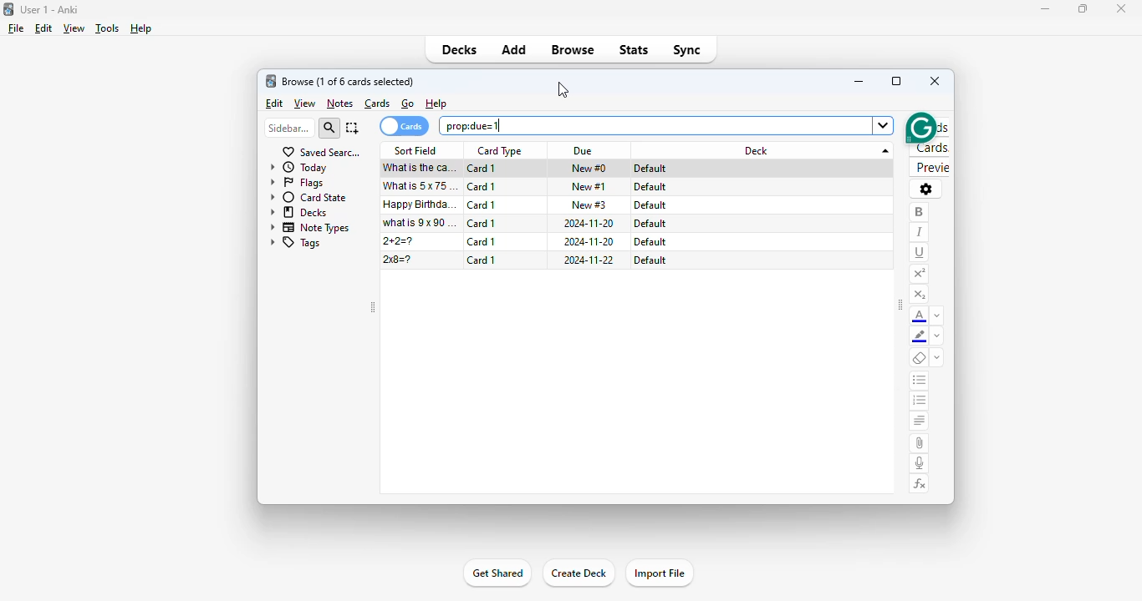 The width and height of the screenshot is (1142, 601). I want to click on "prop:due=1" typed and entered, so click(471, 125).